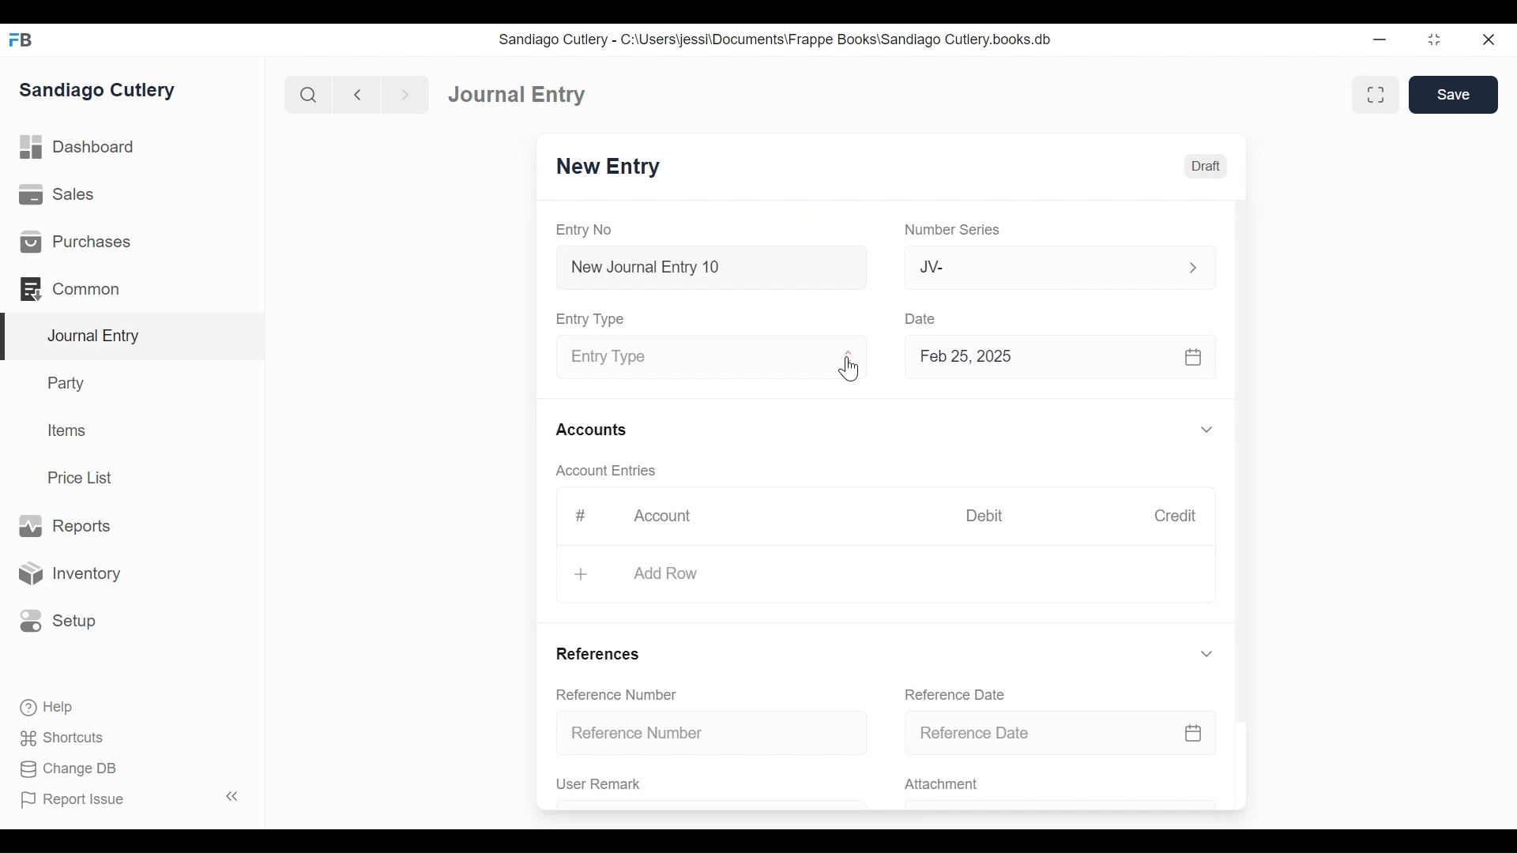 The image size is (1517, 853). I want to click on Journal Entry, so click(520, 96).